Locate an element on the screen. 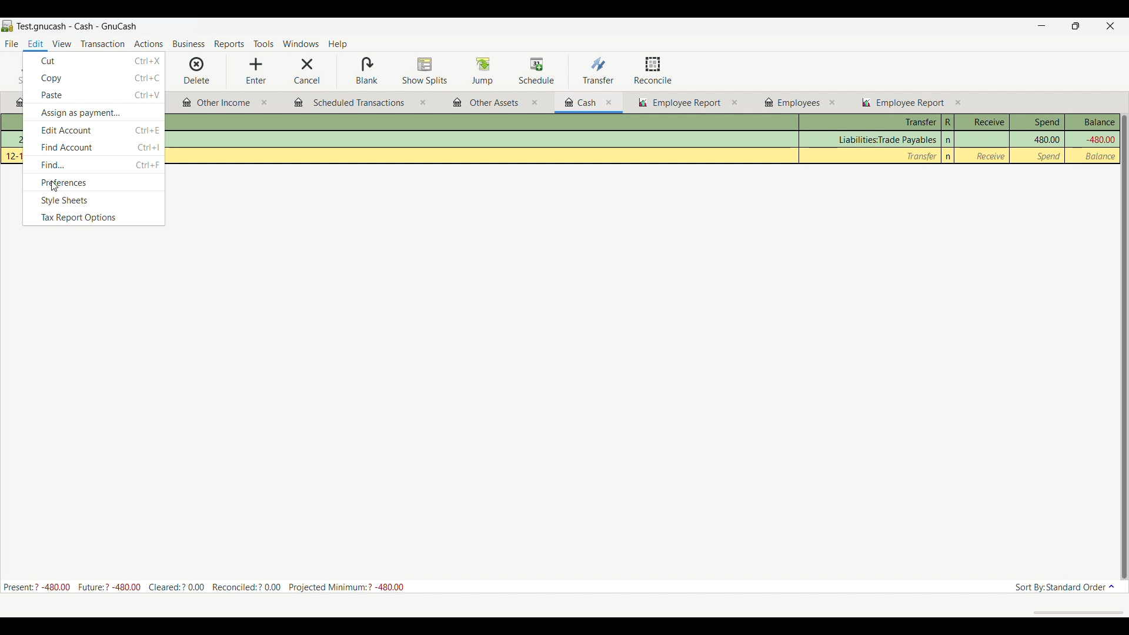  Copy is located at coordinates (93, 78).